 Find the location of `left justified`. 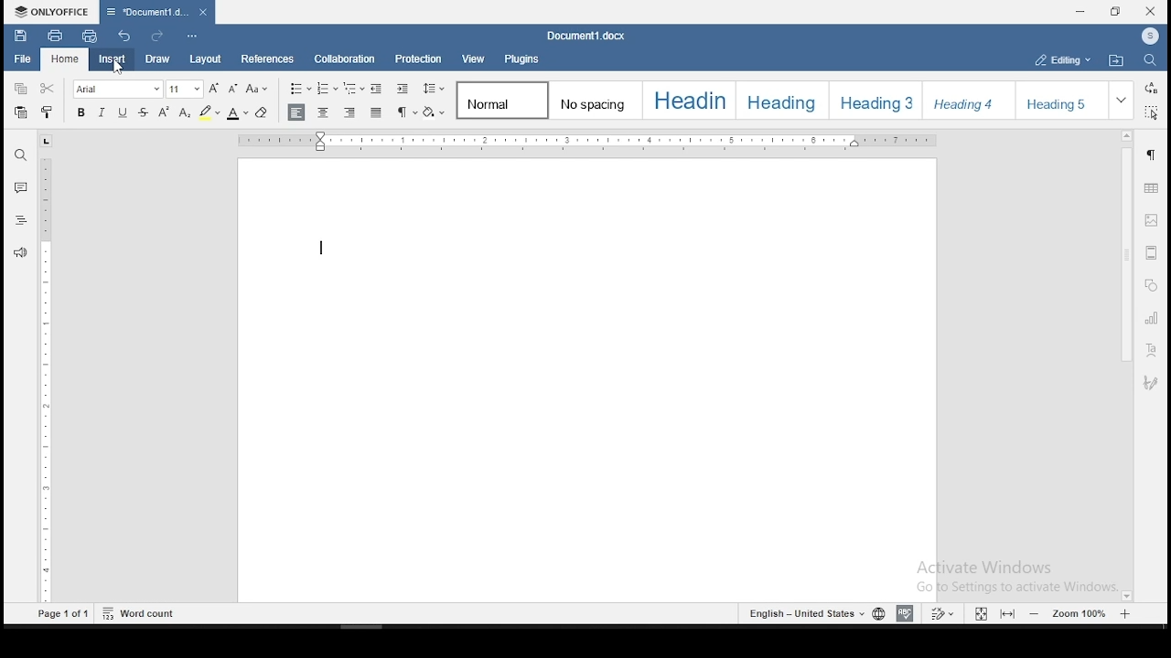

left justified is located at coordinates (297, 112).